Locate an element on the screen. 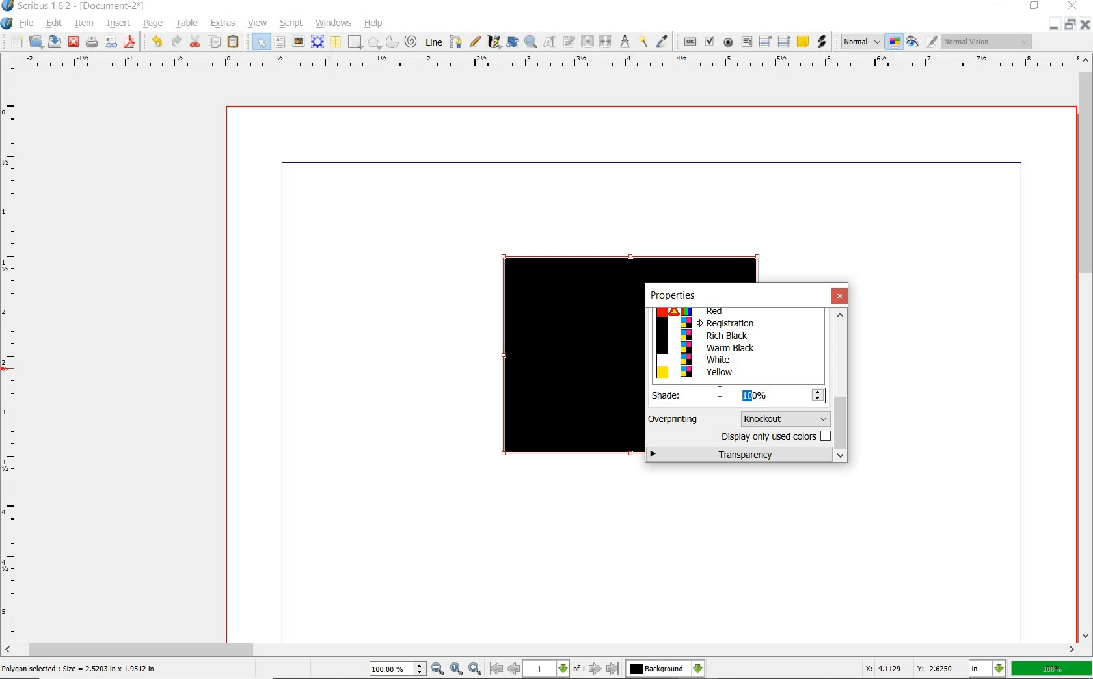 Image resolution: width=1093 pixels, height=679 pixels. measurement is located at coordinates (627, 43).